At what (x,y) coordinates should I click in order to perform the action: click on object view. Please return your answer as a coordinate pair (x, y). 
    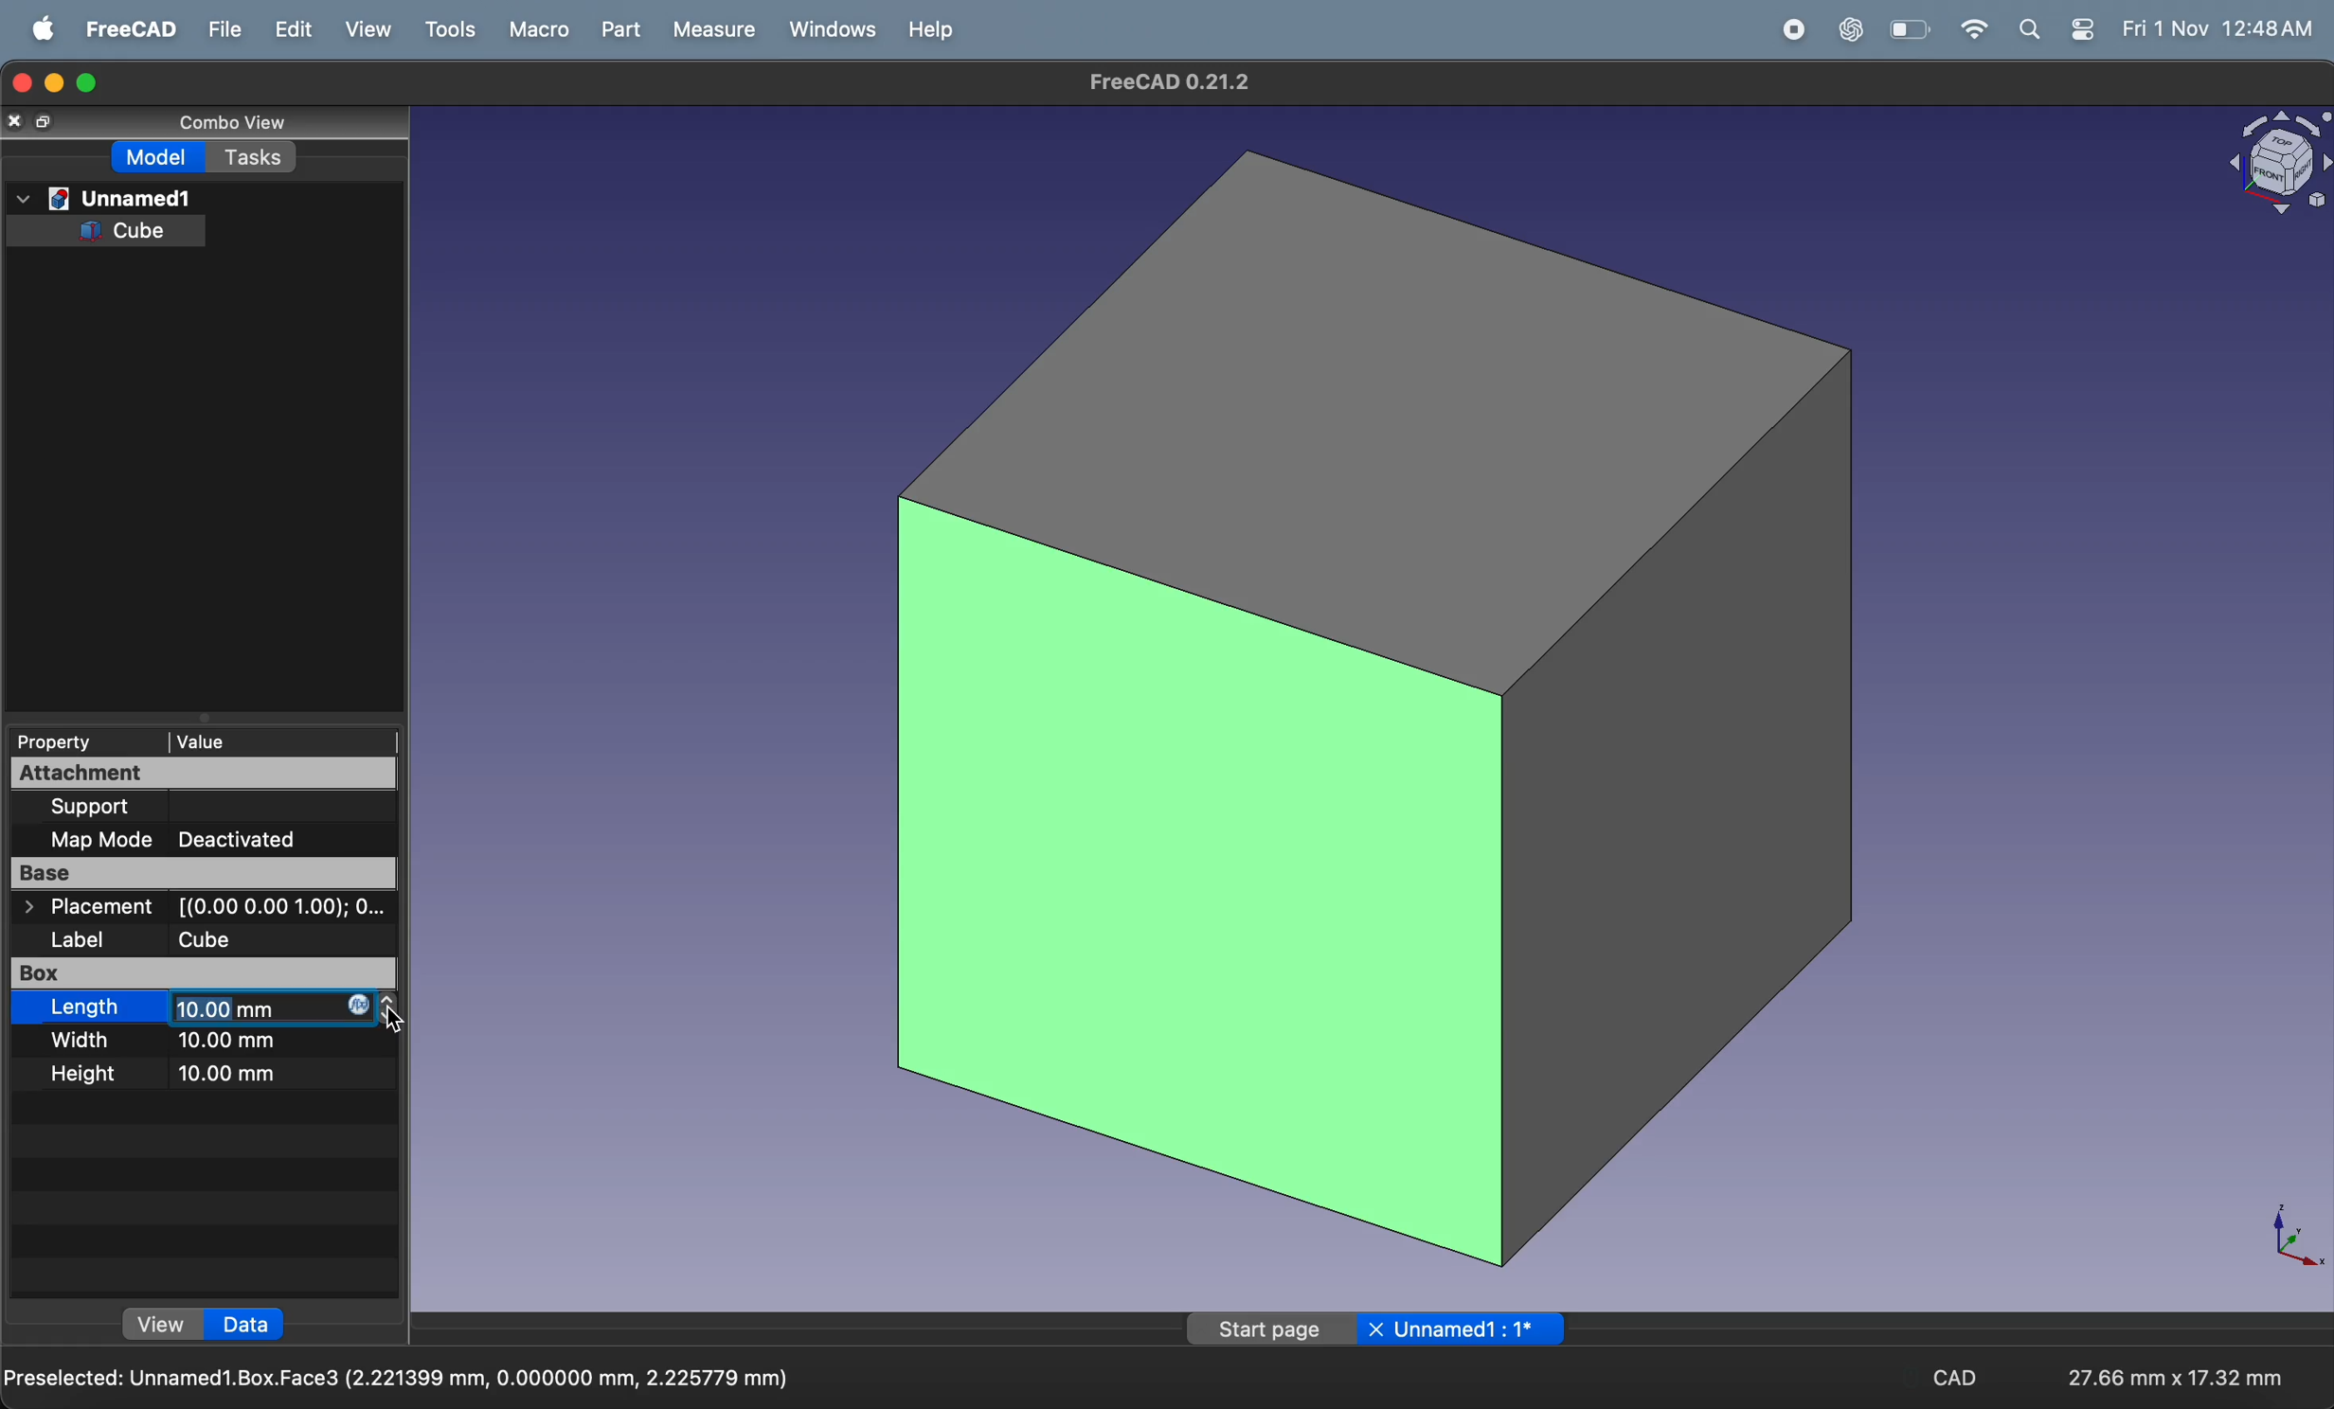
    Looking at the image, I should click on (2274, 168).